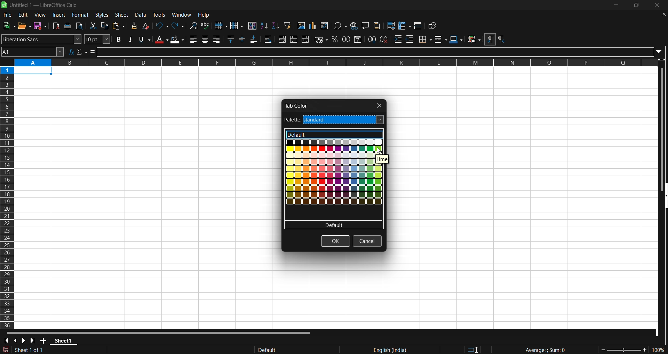  Describe the element at coordinates (193, 39) in the screenshot. I see `align left` at that location.